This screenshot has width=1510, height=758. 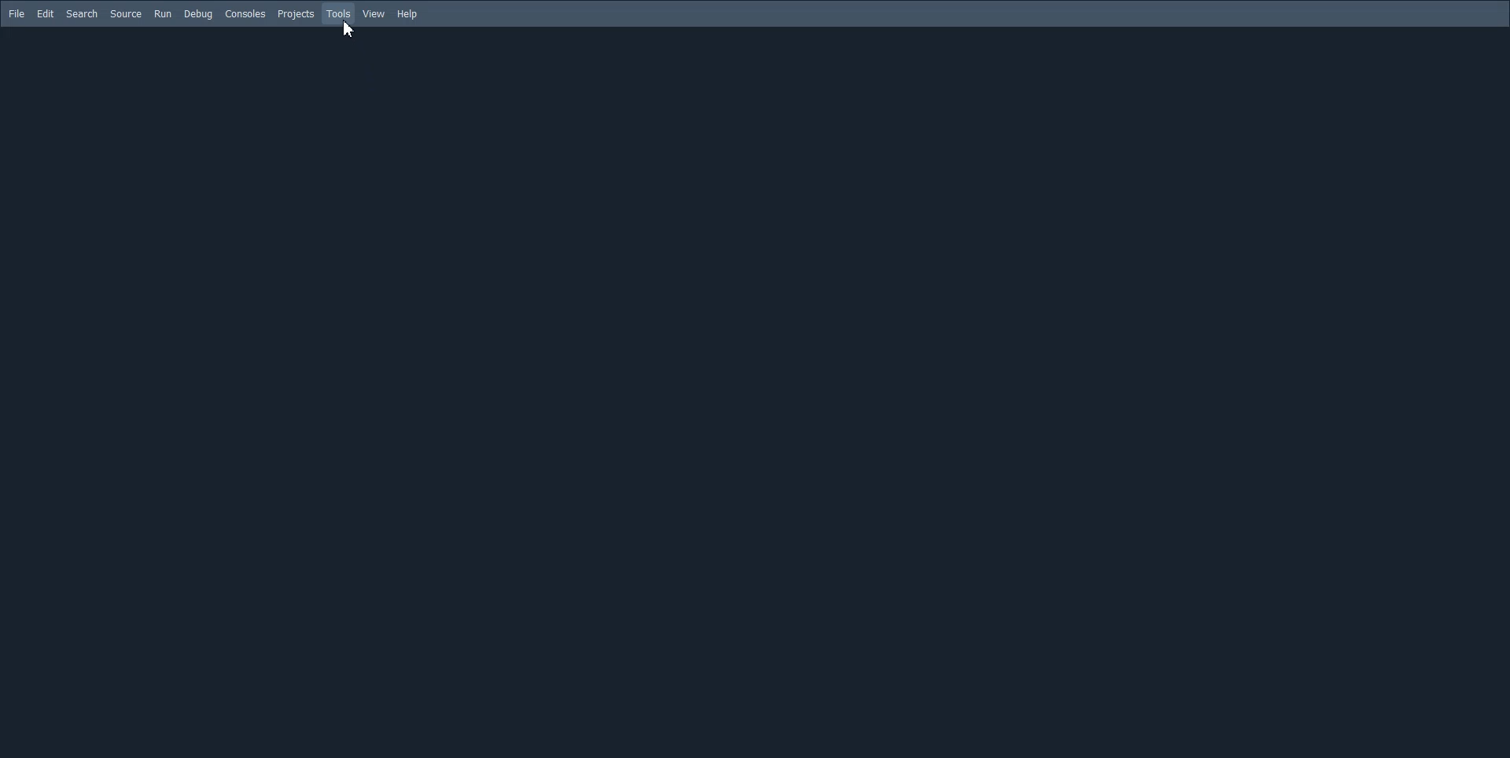 What do you see at coordinates (163, 14) in the screenshot?
I see `Run` at bounding box center [163, 14].